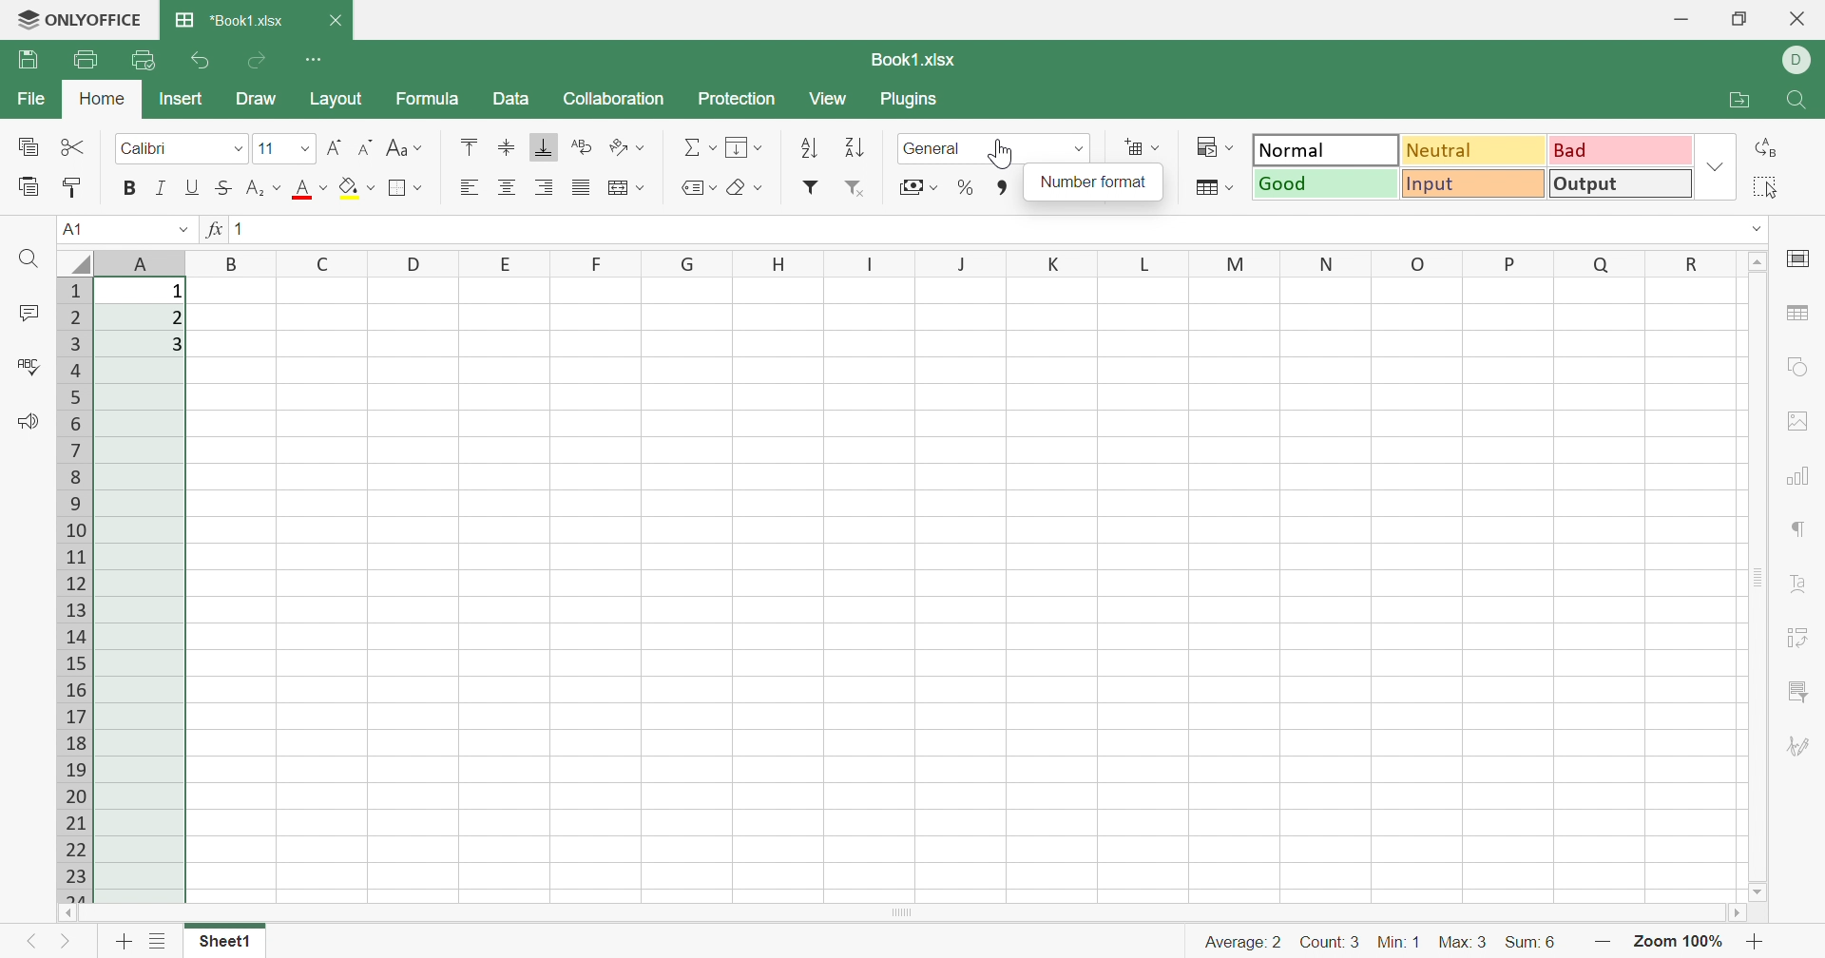 Image resolution: width=1825 pixels, height=958 pixels. I want to click on Zoom 100%, so click(1676, 944).